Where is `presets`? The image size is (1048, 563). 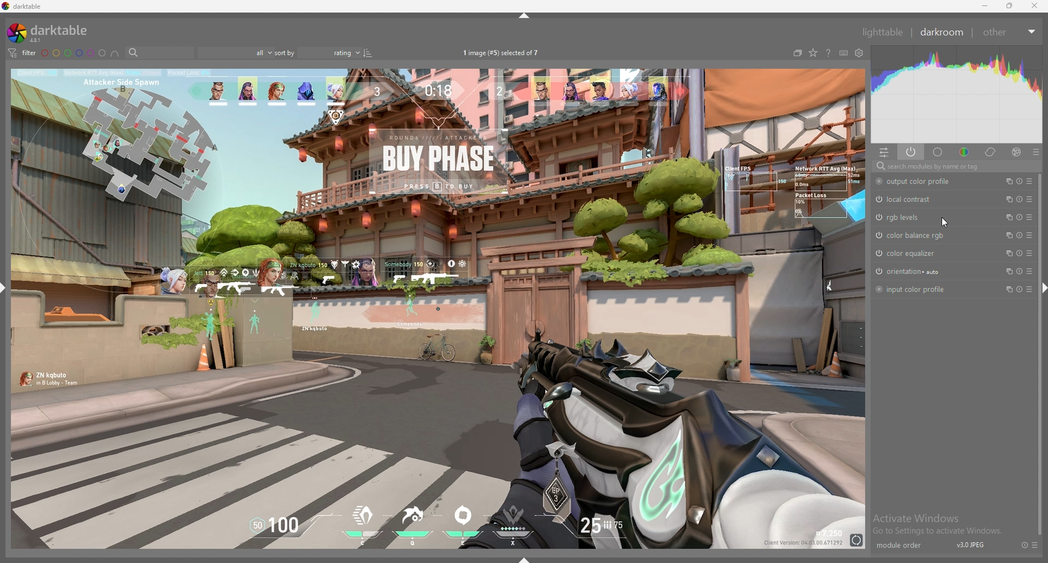
presets is located at coordinates (1037, 544).